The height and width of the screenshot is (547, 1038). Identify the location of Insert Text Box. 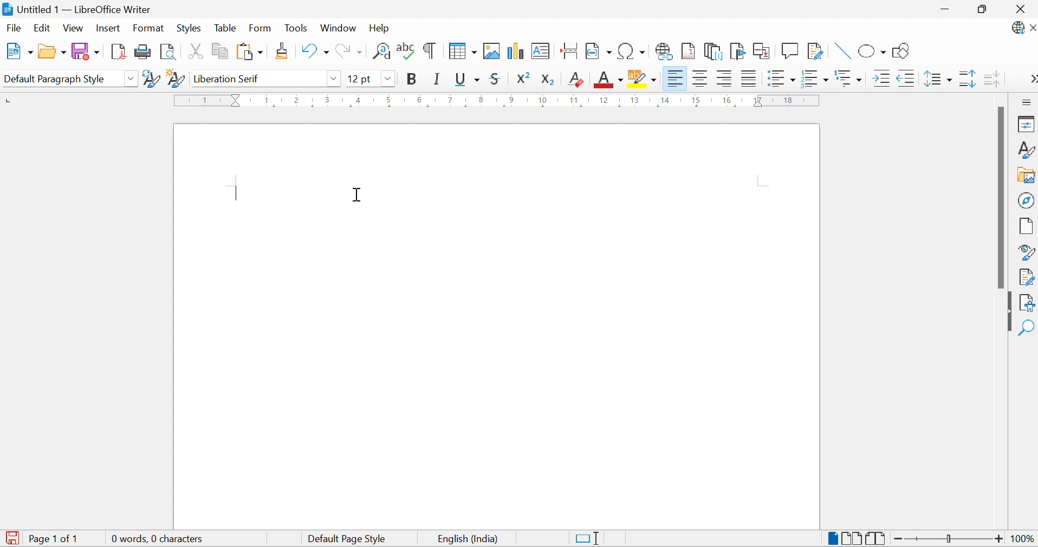
(541, 50).